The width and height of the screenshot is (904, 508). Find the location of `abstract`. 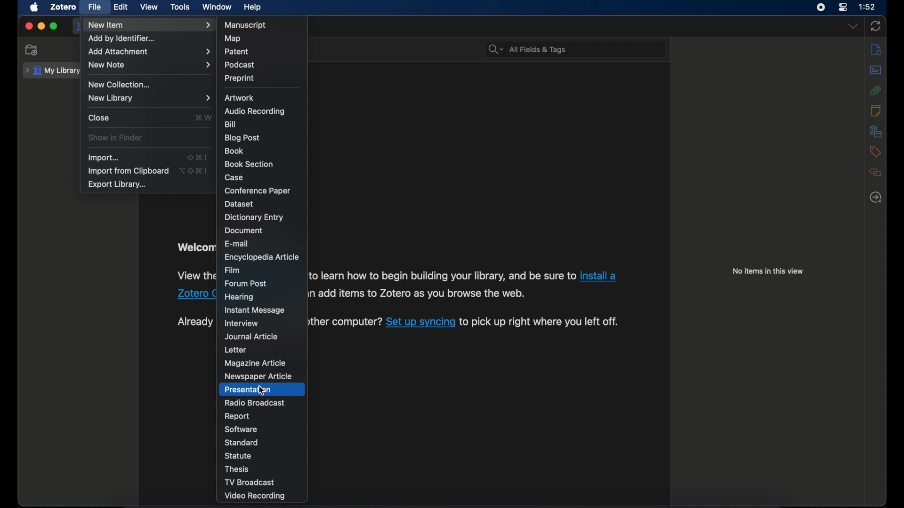

abstract is located at coordinates (876, 70).